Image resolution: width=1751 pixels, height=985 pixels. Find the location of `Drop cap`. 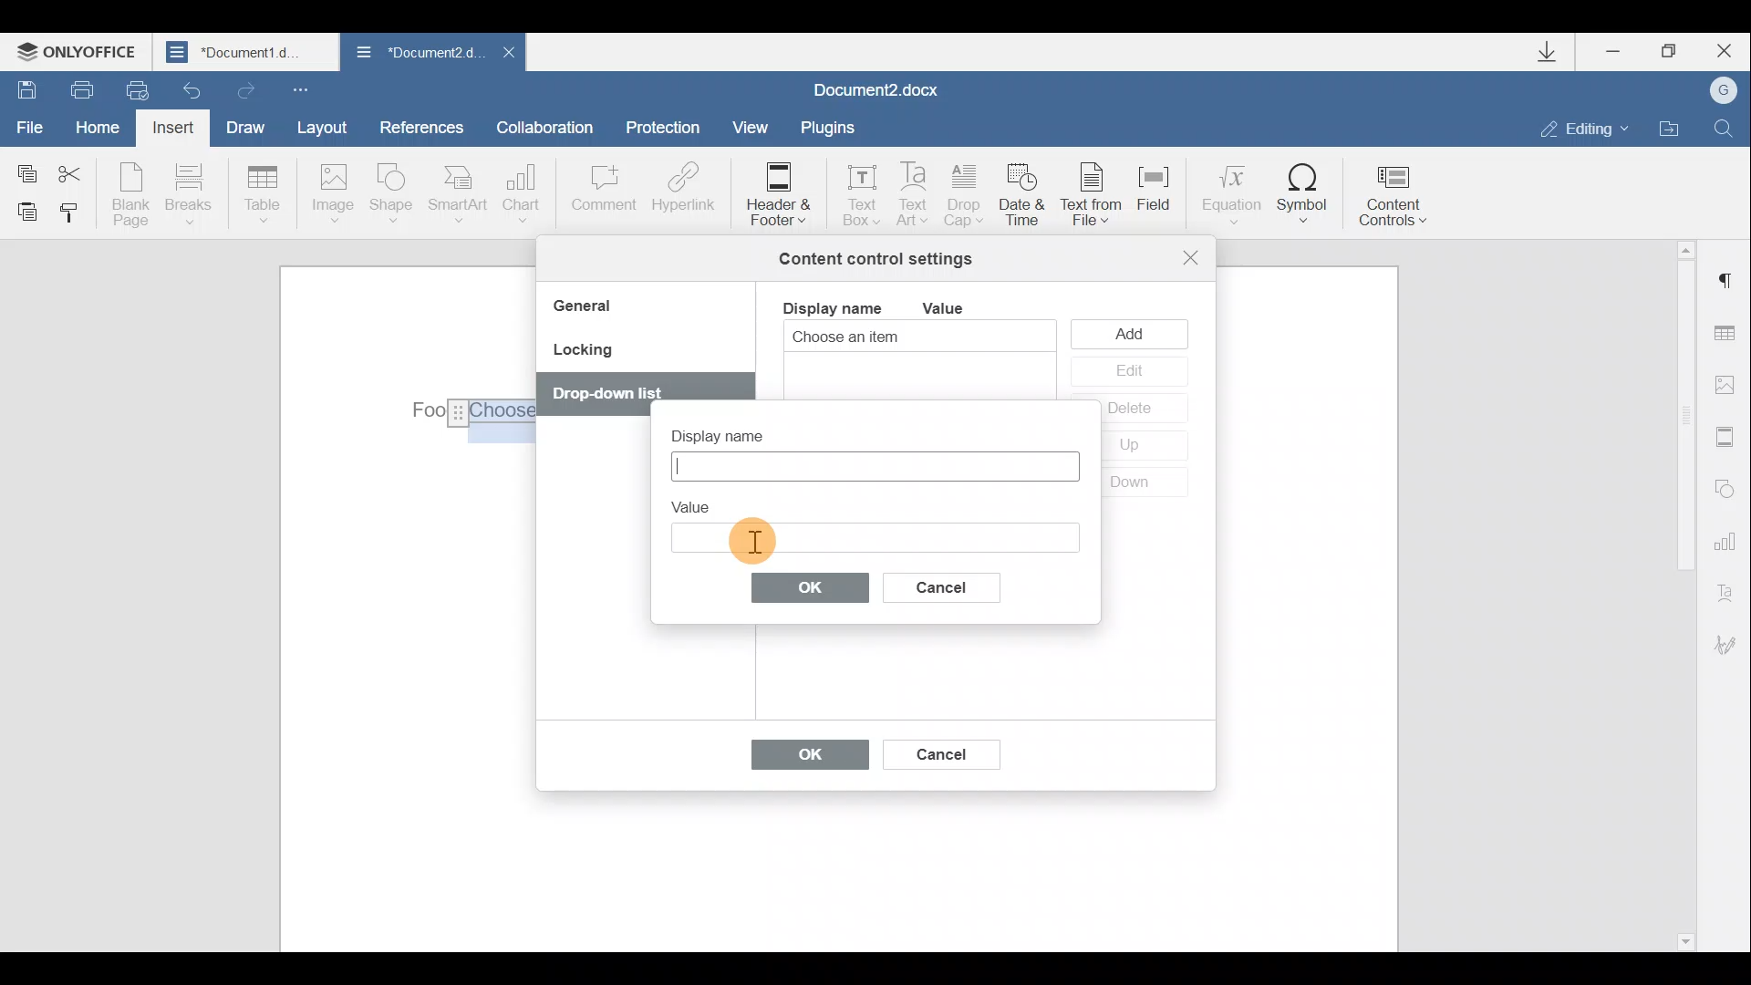

Drop cap is located at coordinates (965, 197).